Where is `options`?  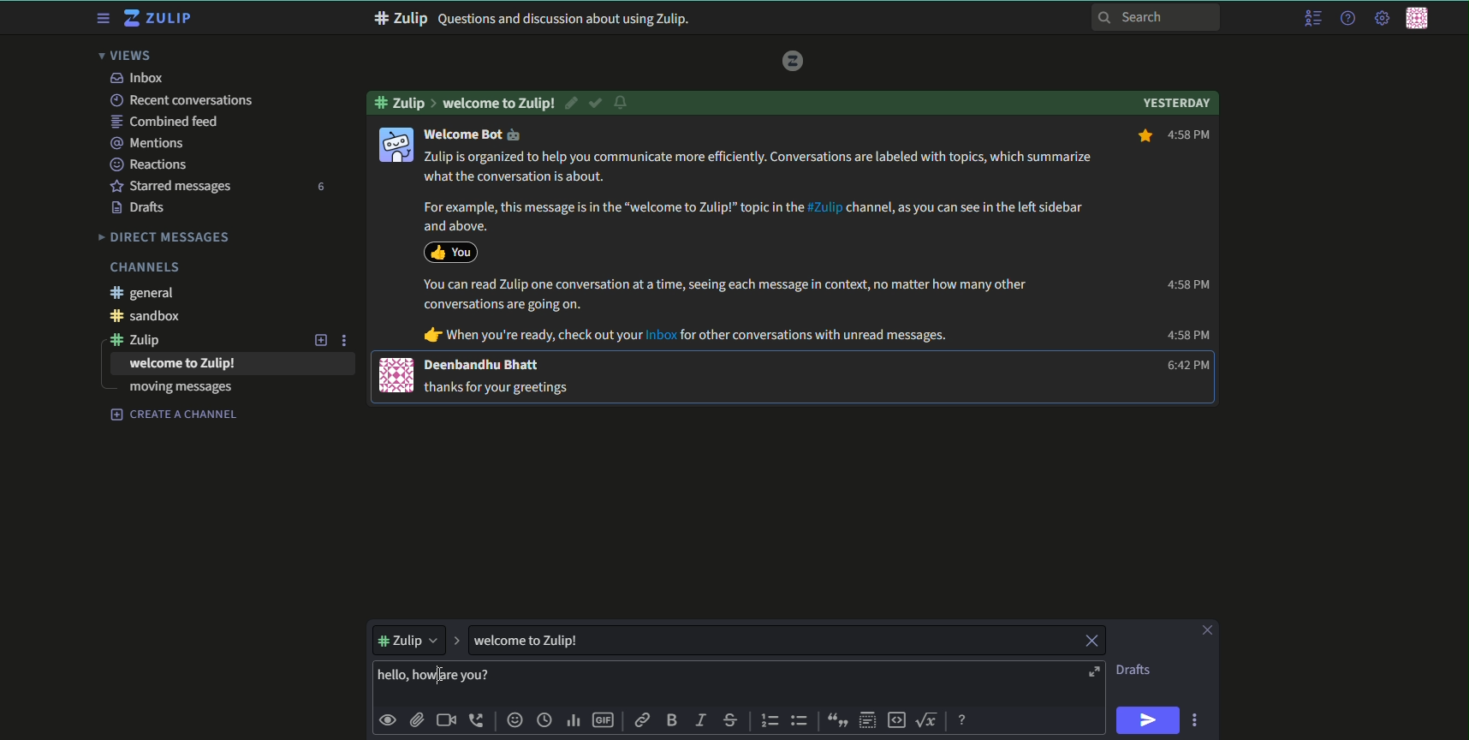 options is located at coordinates (347, 339).